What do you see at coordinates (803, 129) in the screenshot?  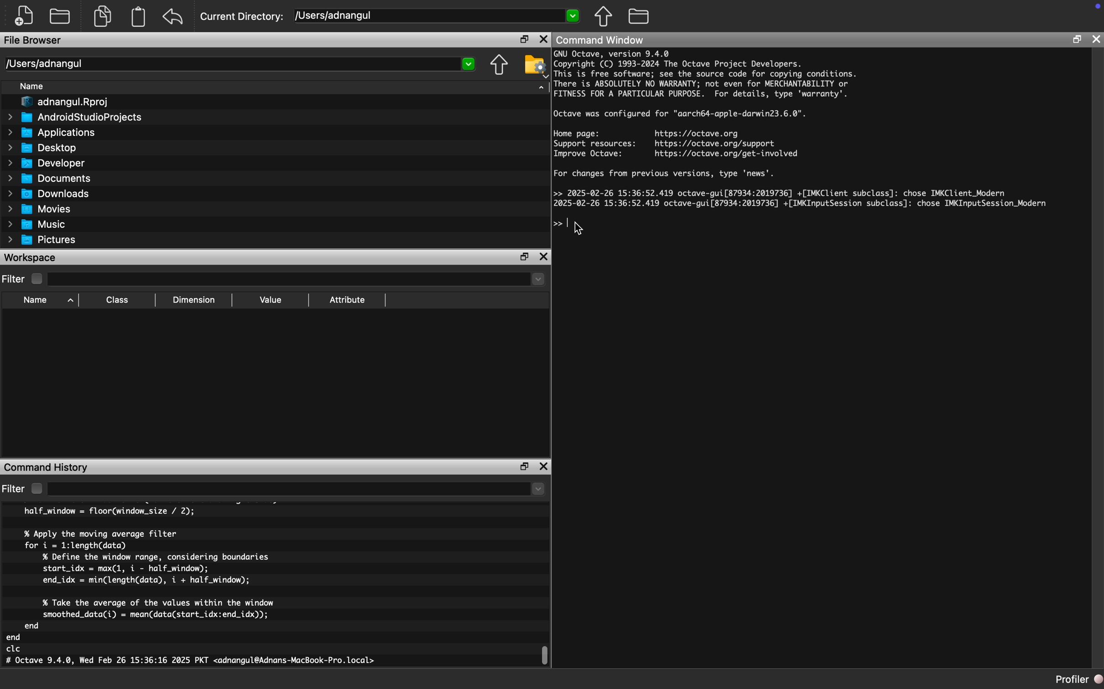 I see `GNU Octave, version 9.4.0

Copyright (C) 1993-2024 The Octave Project Developers.

This is free software; see the source code for copying conditions.

There is ABSOLUTELY NO WARRANTY; not even for MERCHANTABILITY or

FITNESS FOR A PARTICULAR PURPOSE. For details, type 'warranty'.

Octave was configured for "aarch64-apple-darwin23.6.0".

Home page: https://octave.org

Support resources: https://octave.org/support

Improve Octave: https://octave.org/get-involved

For changes from previous versions, type 'news'.

>> 2025-02-26 15:36:52.419 octave-gui[87934:2019736] +[IMKClient subclass]: chose IMKClient_Modern
2025-02-26 15:36:52.419 octave-gui[87934:2019736] +[IMKInputSession subclass]: chose IMKInputSession_Modern` at bounding box center [803, 129].